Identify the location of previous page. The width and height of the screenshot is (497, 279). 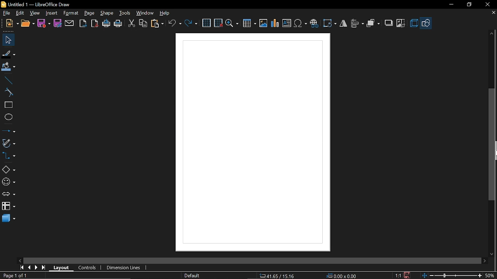
(29, 268).